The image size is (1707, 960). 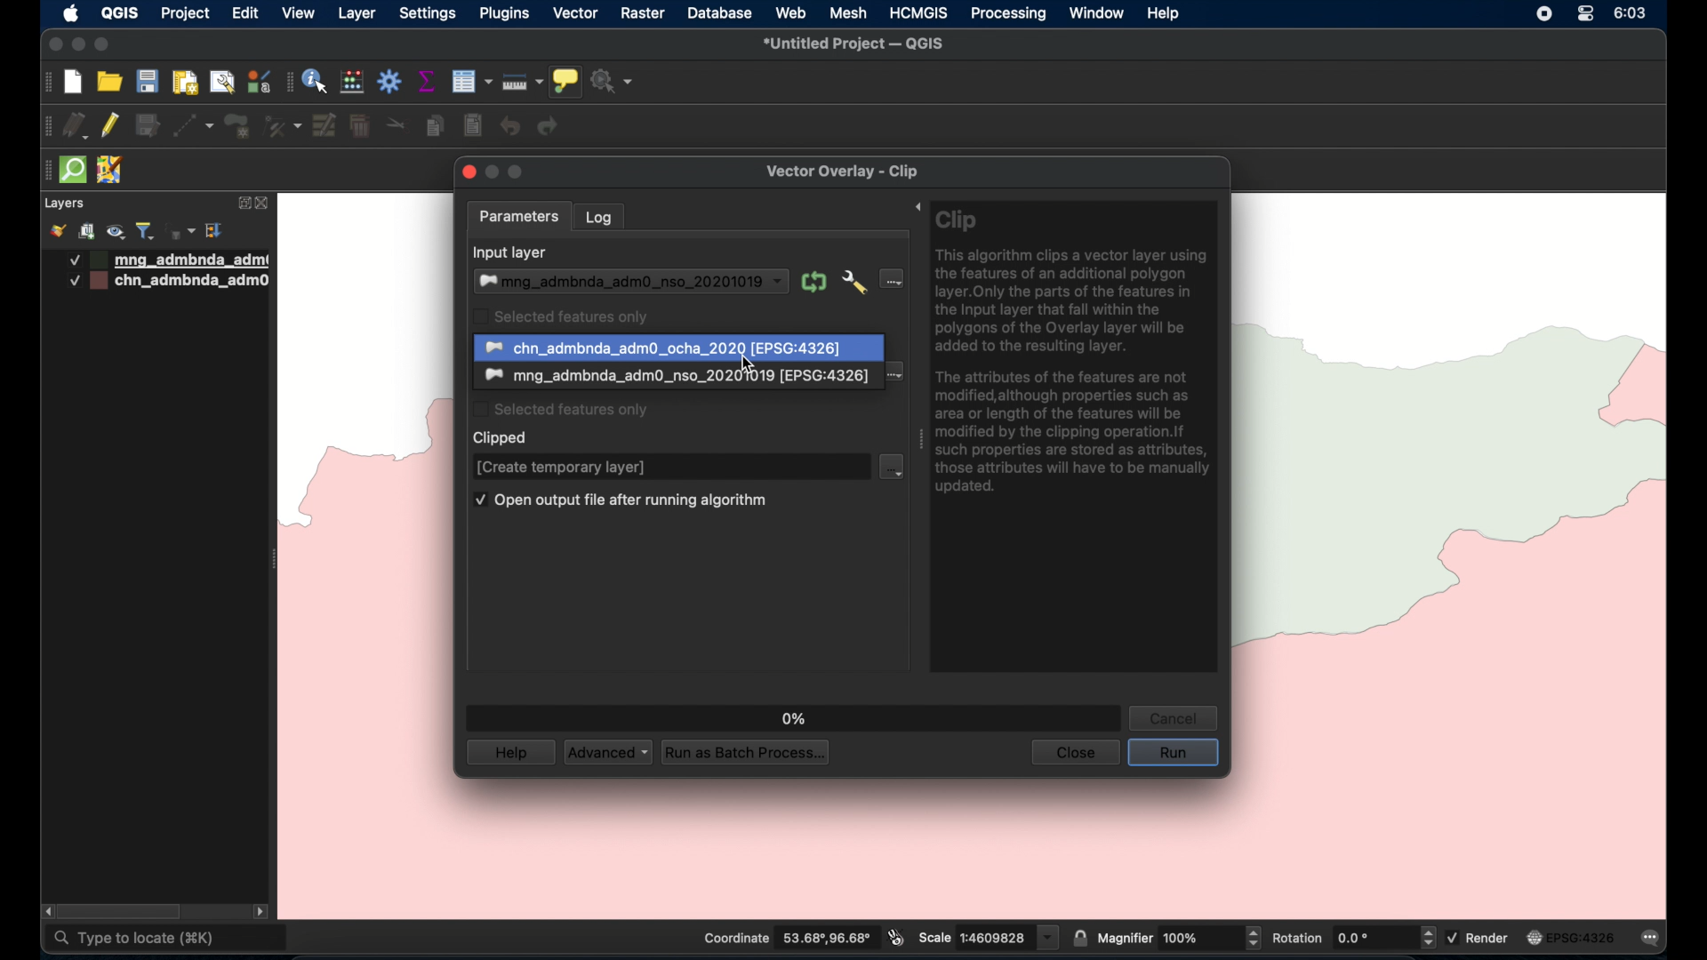 What do you see at coordinates (53, 44) in the screenshot?
I see `close` at bounding box center [53, 44].